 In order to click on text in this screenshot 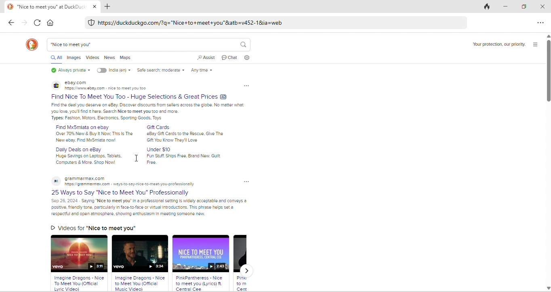, I will do `click(79, 149)`.